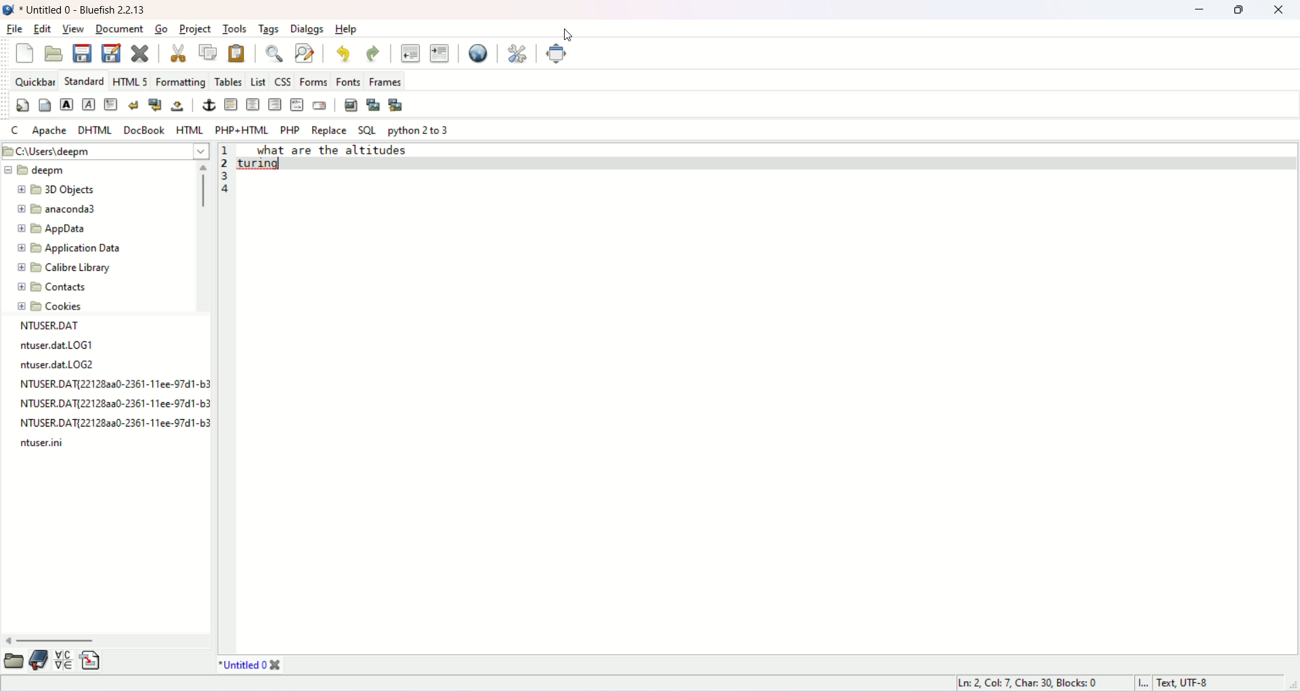  I want to click on insert special character, so click(64, 658).